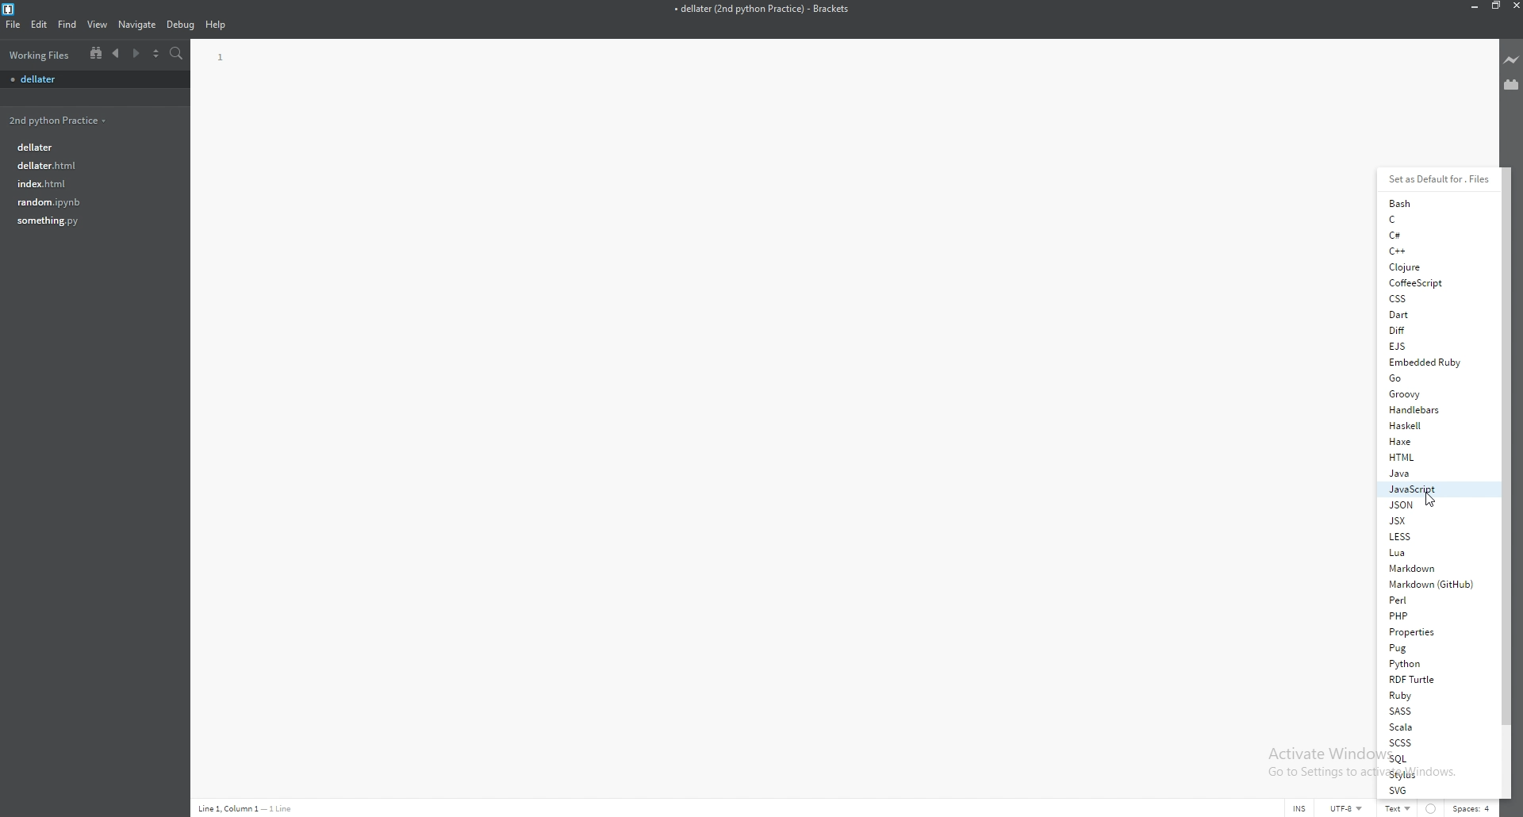 This screenshot has width=1523, height=817. What do you see at coordinates (1473, 807) in the screenshot?
I see `spaces` at bounding box center [1473, 807].